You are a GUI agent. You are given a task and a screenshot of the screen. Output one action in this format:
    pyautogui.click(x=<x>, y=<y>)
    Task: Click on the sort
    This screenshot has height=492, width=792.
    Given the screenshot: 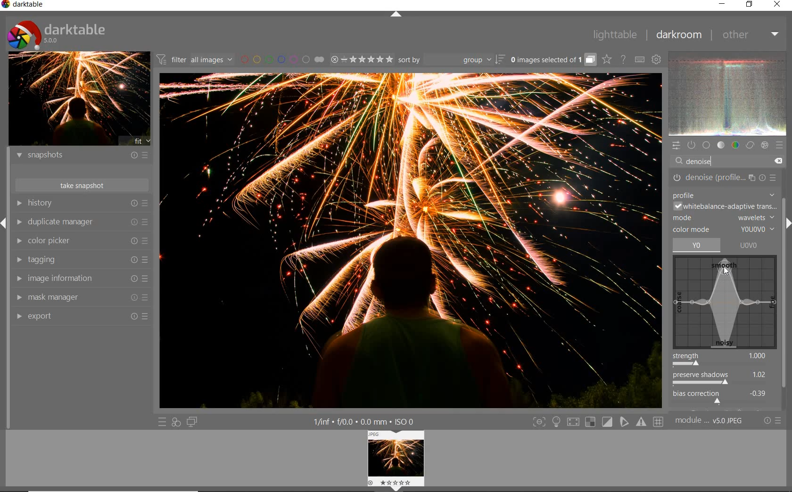 What is the action you would take?
    pyautogui.click(x=451, y=60)
    